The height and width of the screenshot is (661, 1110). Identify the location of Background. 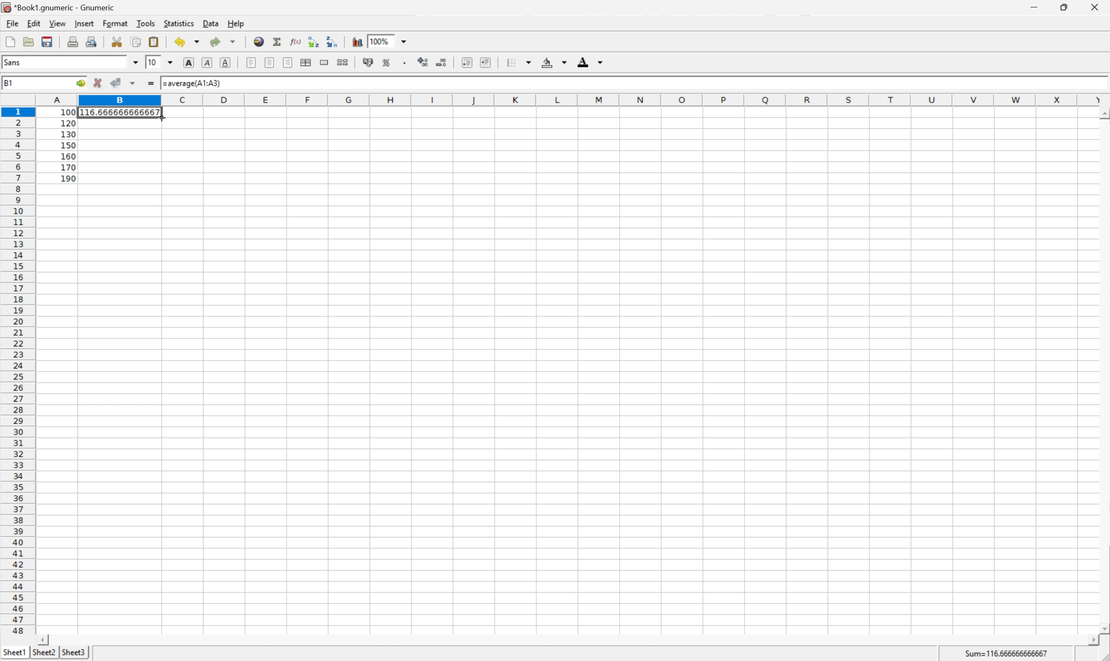
(551, 62).